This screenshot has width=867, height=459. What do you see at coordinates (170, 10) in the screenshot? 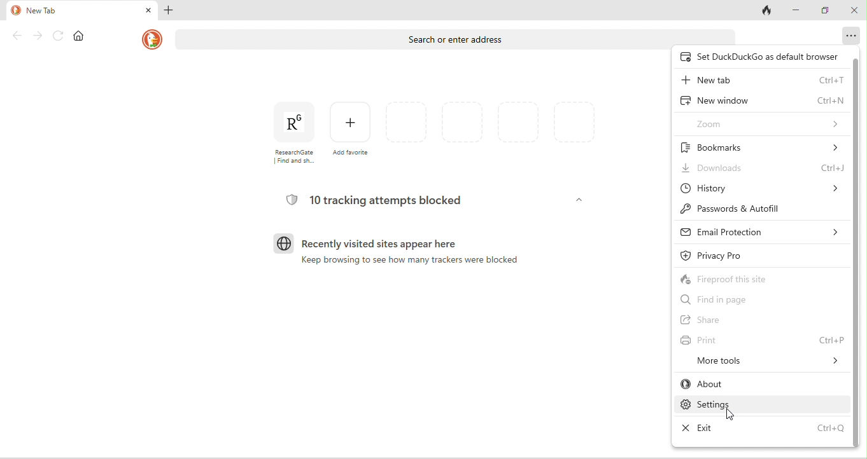
I see `add tab` at bounding box center [170, 10].